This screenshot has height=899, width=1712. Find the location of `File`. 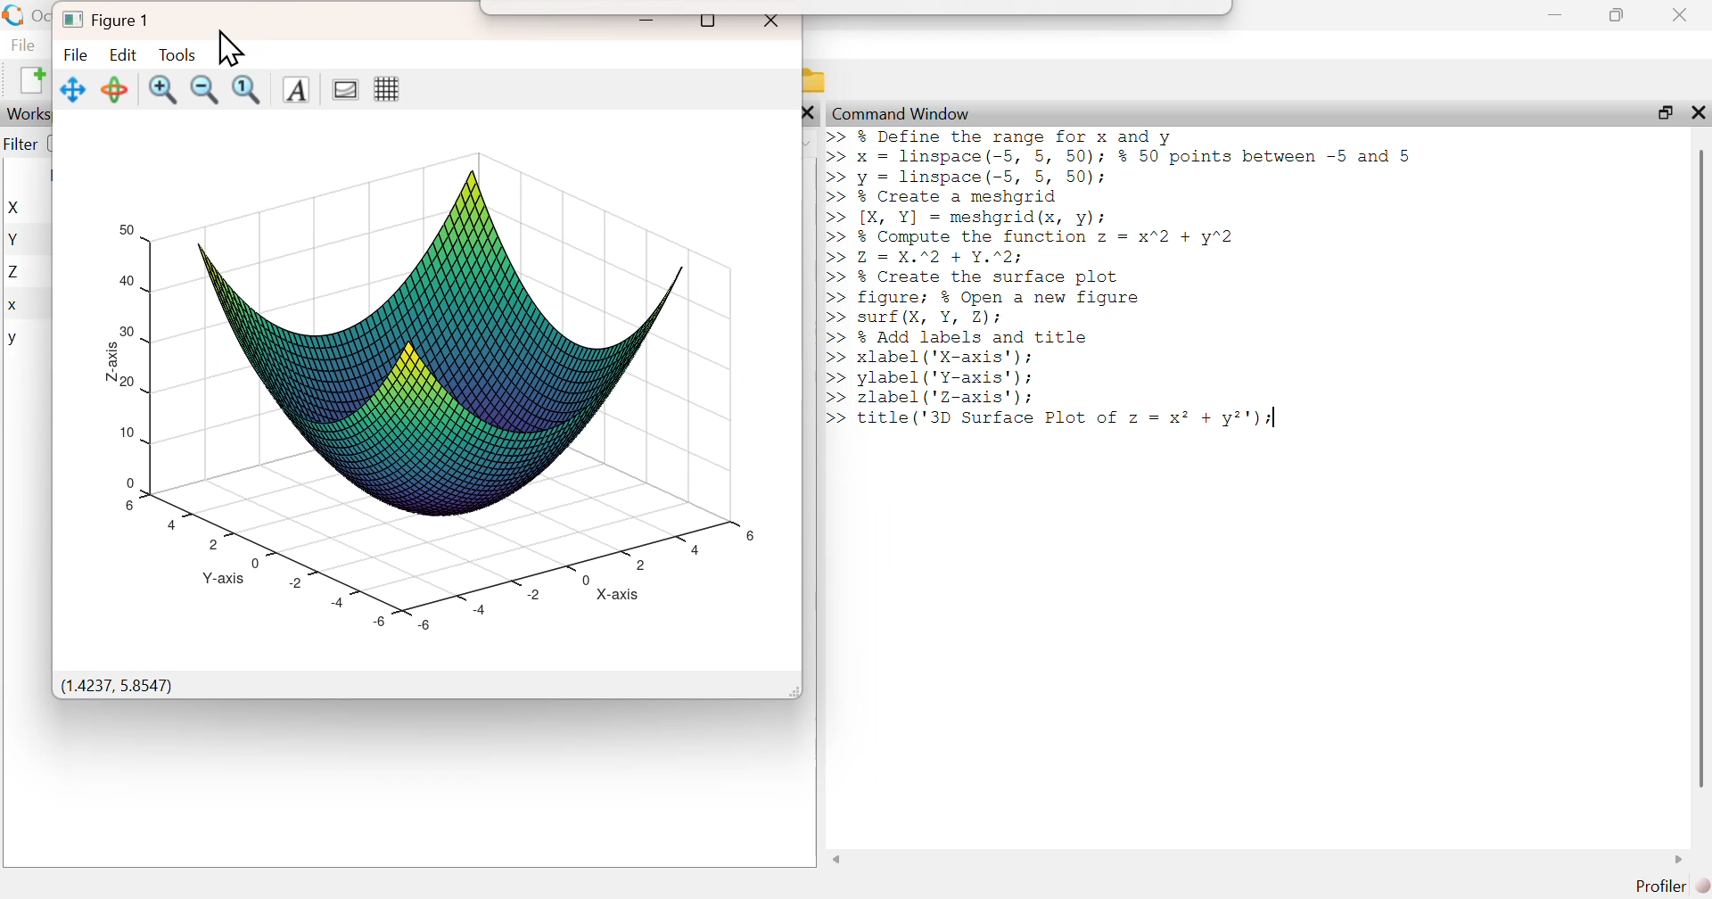

File is located at coordinates (23, 44).